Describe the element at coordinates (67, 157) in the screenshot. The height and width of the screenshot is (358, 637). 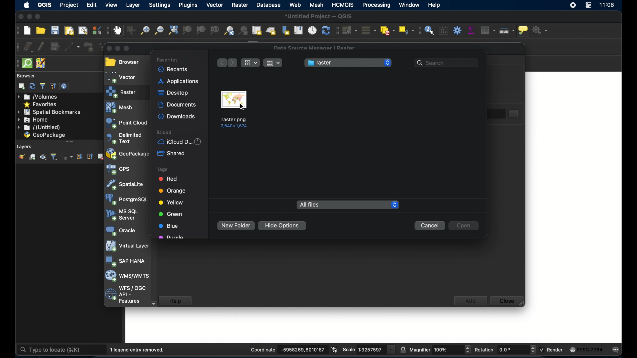
I see `filter layer by expression` at that location.